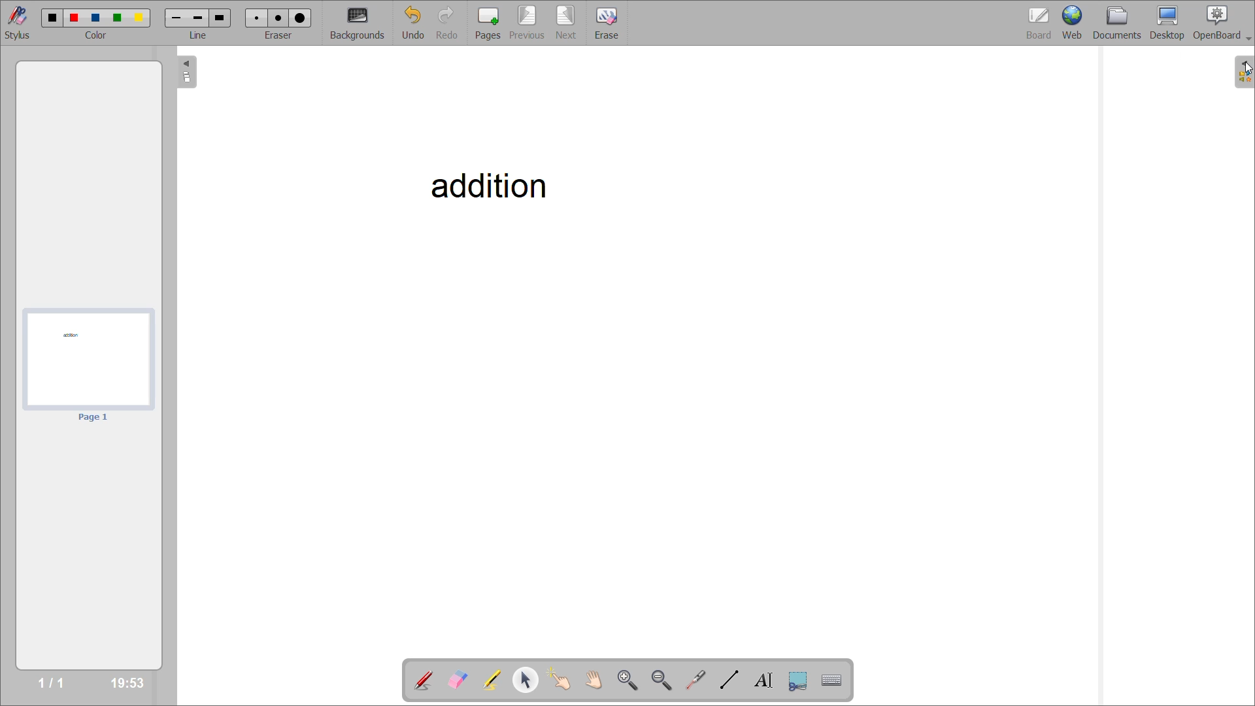 The width and height of the screenshot is (1255, 706). Describe the element at coordinates (487, 23) in the screenshot. I see `pages` at that location.